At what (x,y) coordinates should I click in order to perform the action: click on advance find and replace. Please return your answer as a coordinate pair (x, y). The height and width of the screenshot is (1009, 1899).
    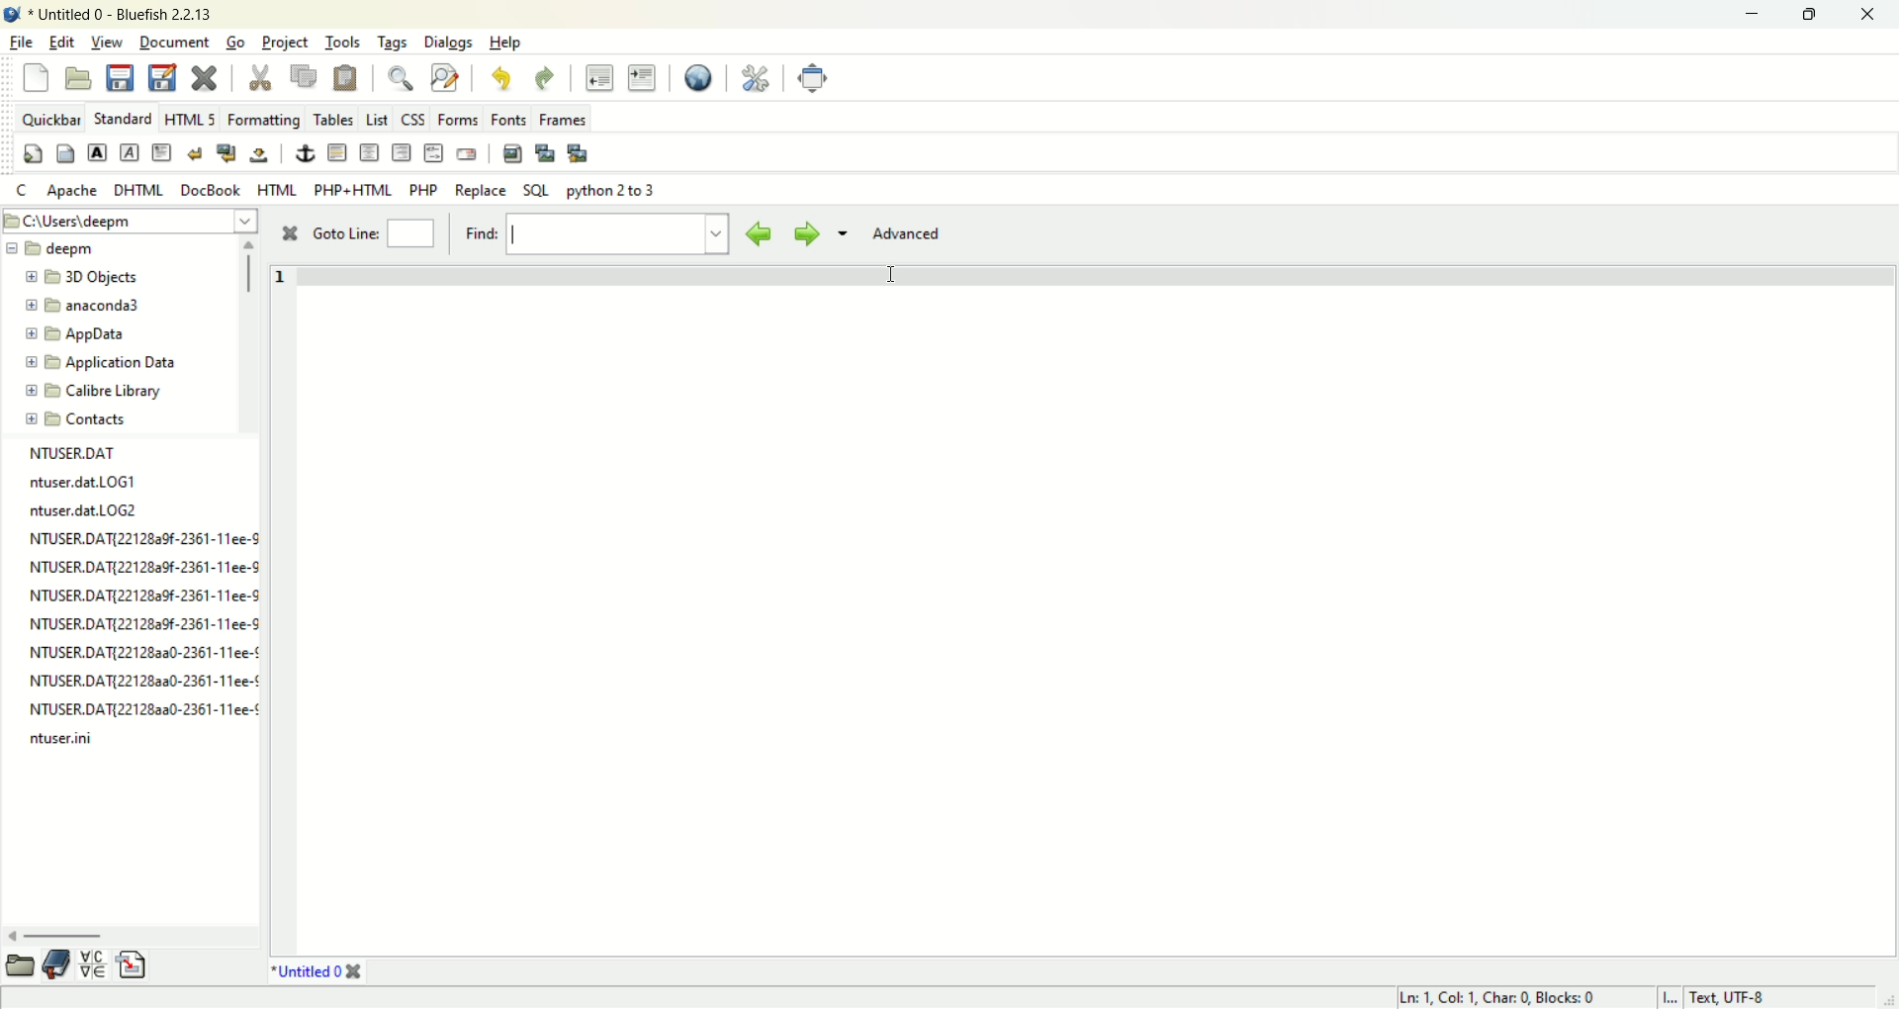
    Looking at the image, I should click on (445, 76).